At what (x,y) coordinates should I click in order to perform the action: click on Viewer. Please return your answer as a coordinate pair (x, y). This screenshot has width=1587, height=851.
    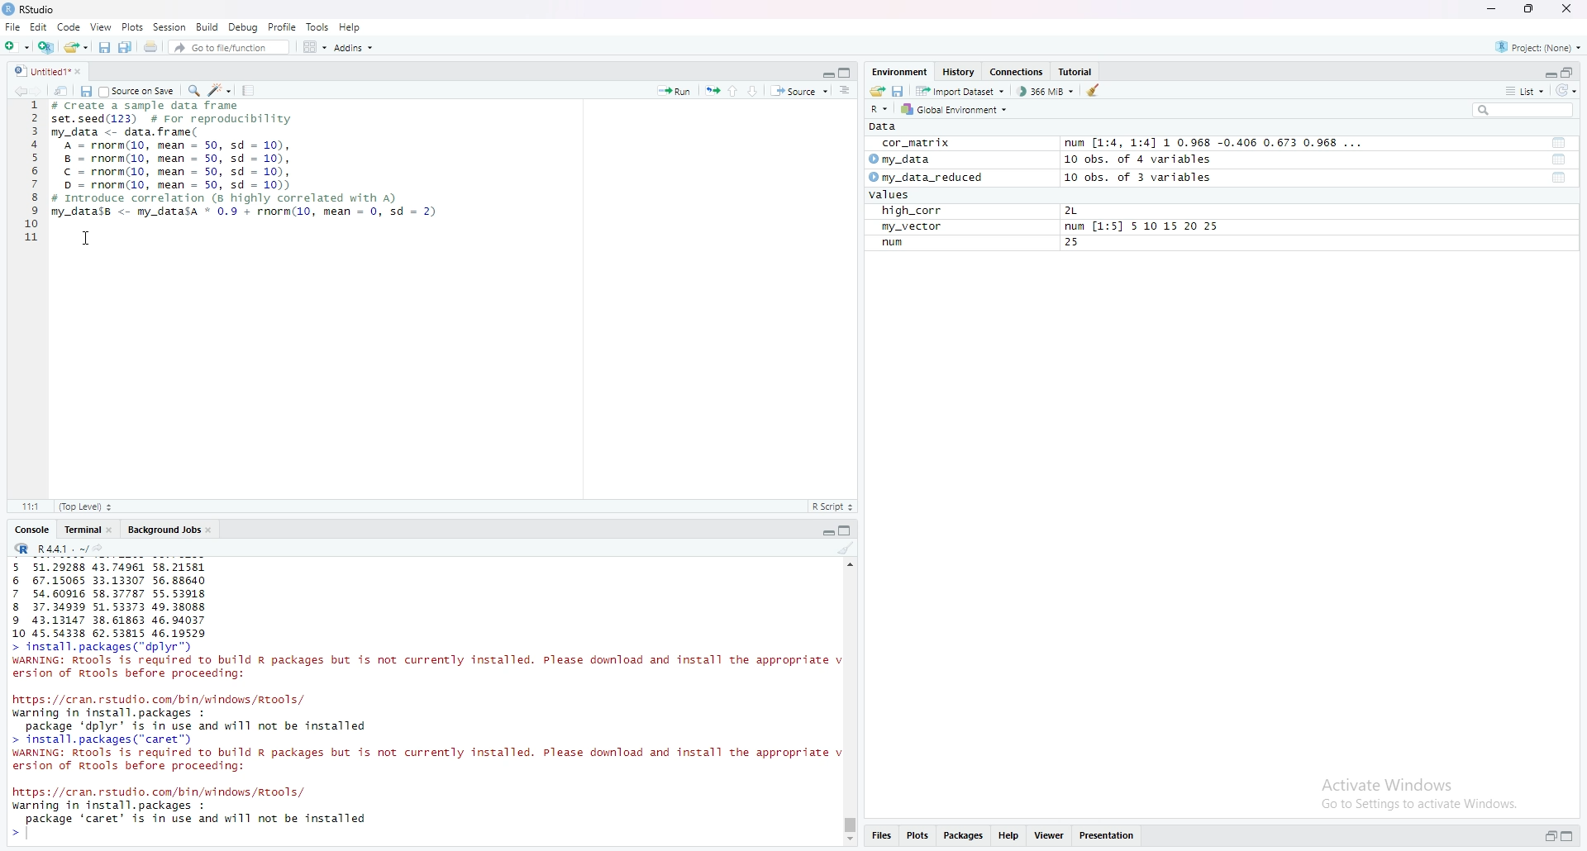
    Looking at the image, I should click on (1051, 834).